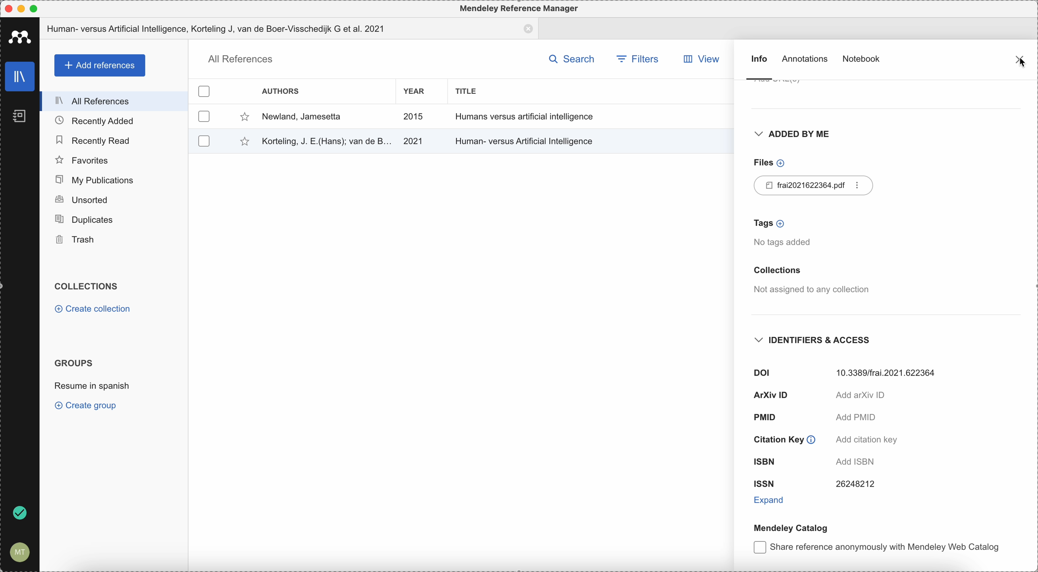  I want to click on minimize Mendeley, so click(23, 8).